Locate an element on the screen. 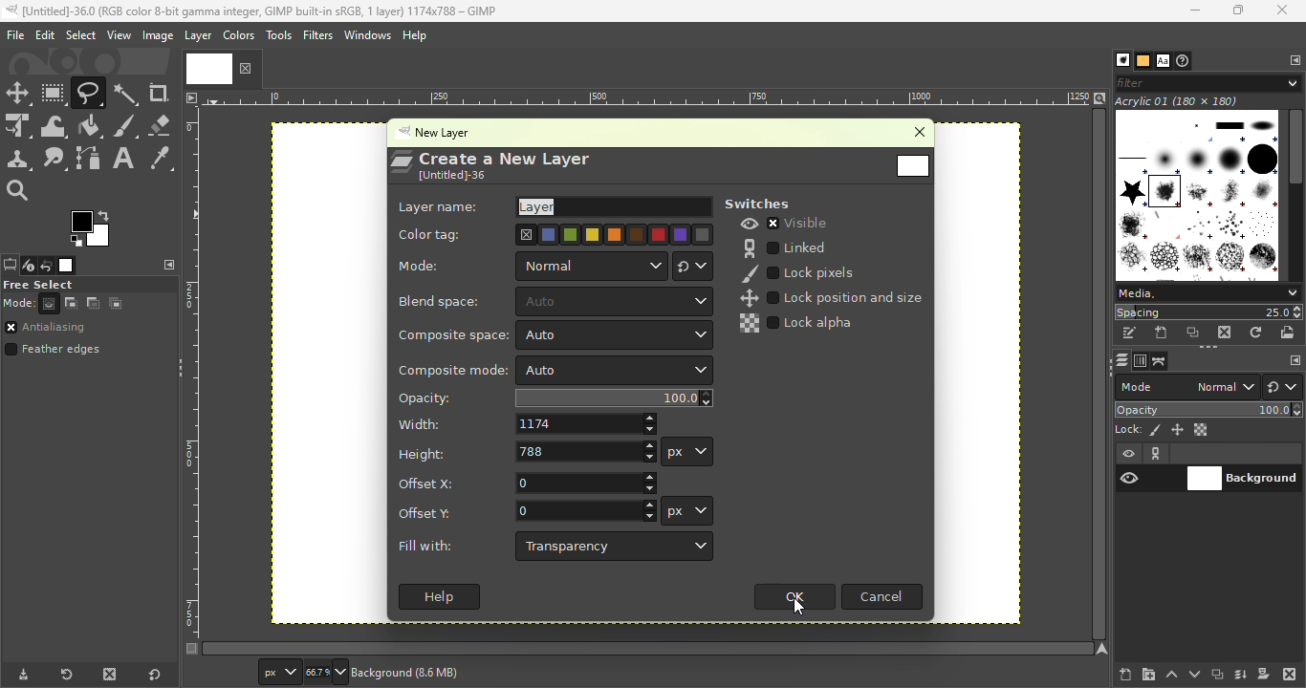 This screenshot has height=688, width=1306. Paths is located at coordinates (1160, 361).